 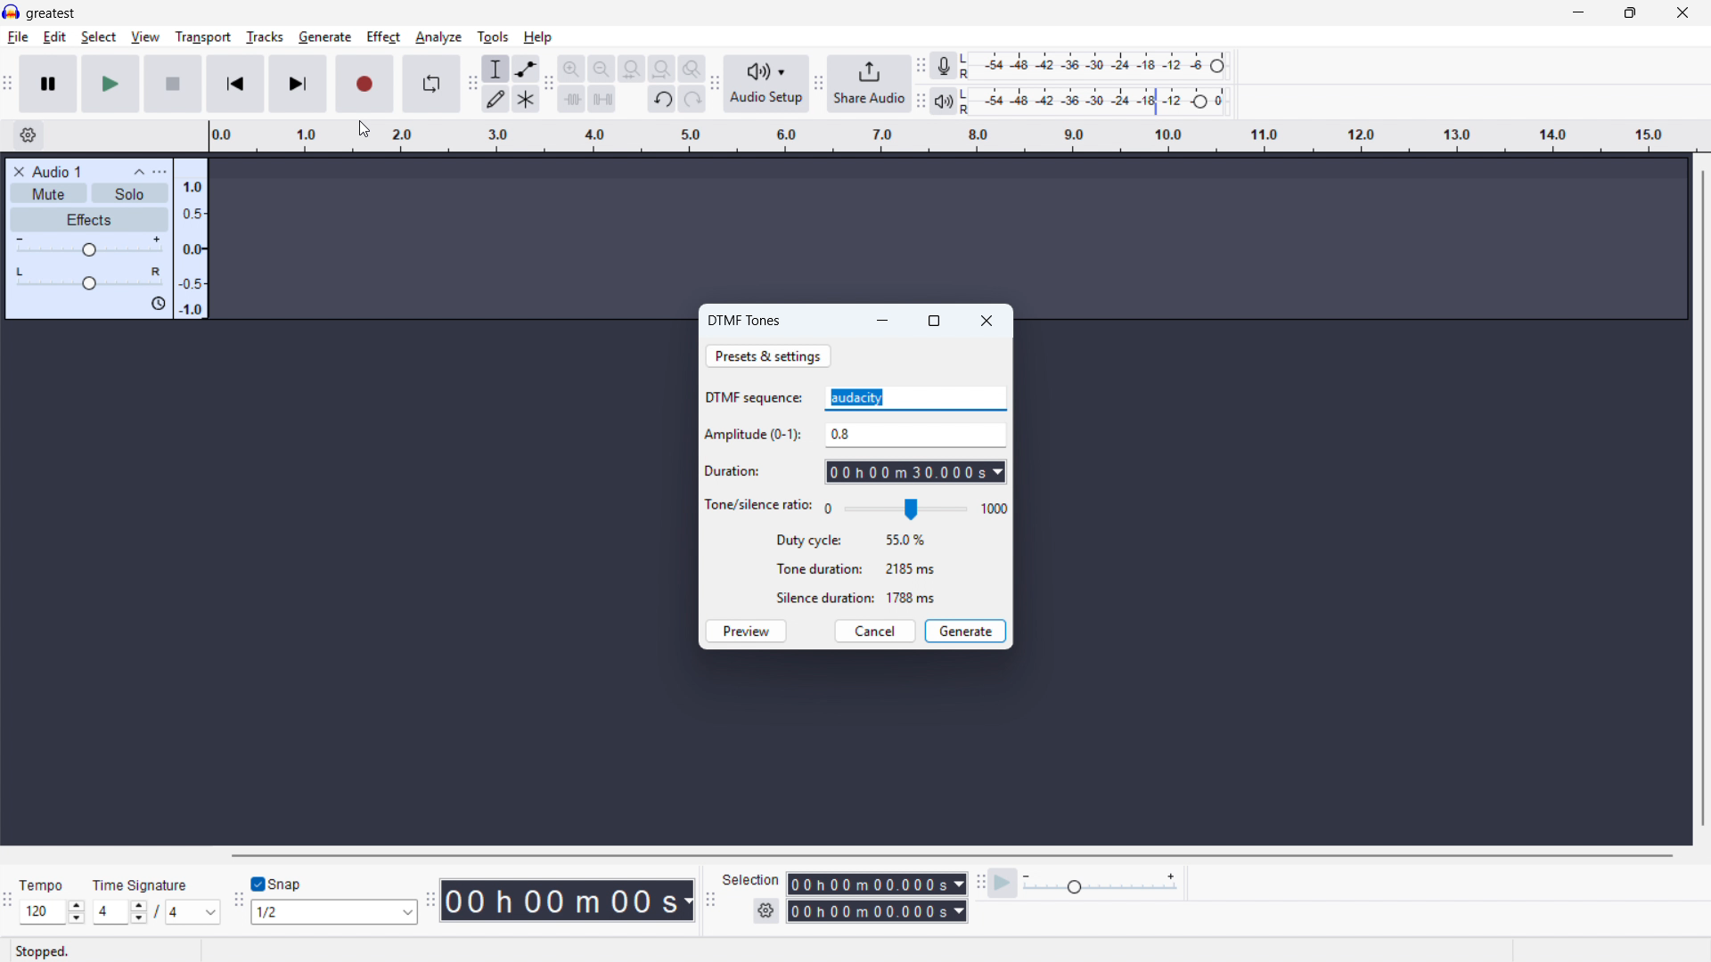 What do you see at coordinates (569, 899) in the screenshot?
I see `Timestamp ` at bounding box center [569, 899].